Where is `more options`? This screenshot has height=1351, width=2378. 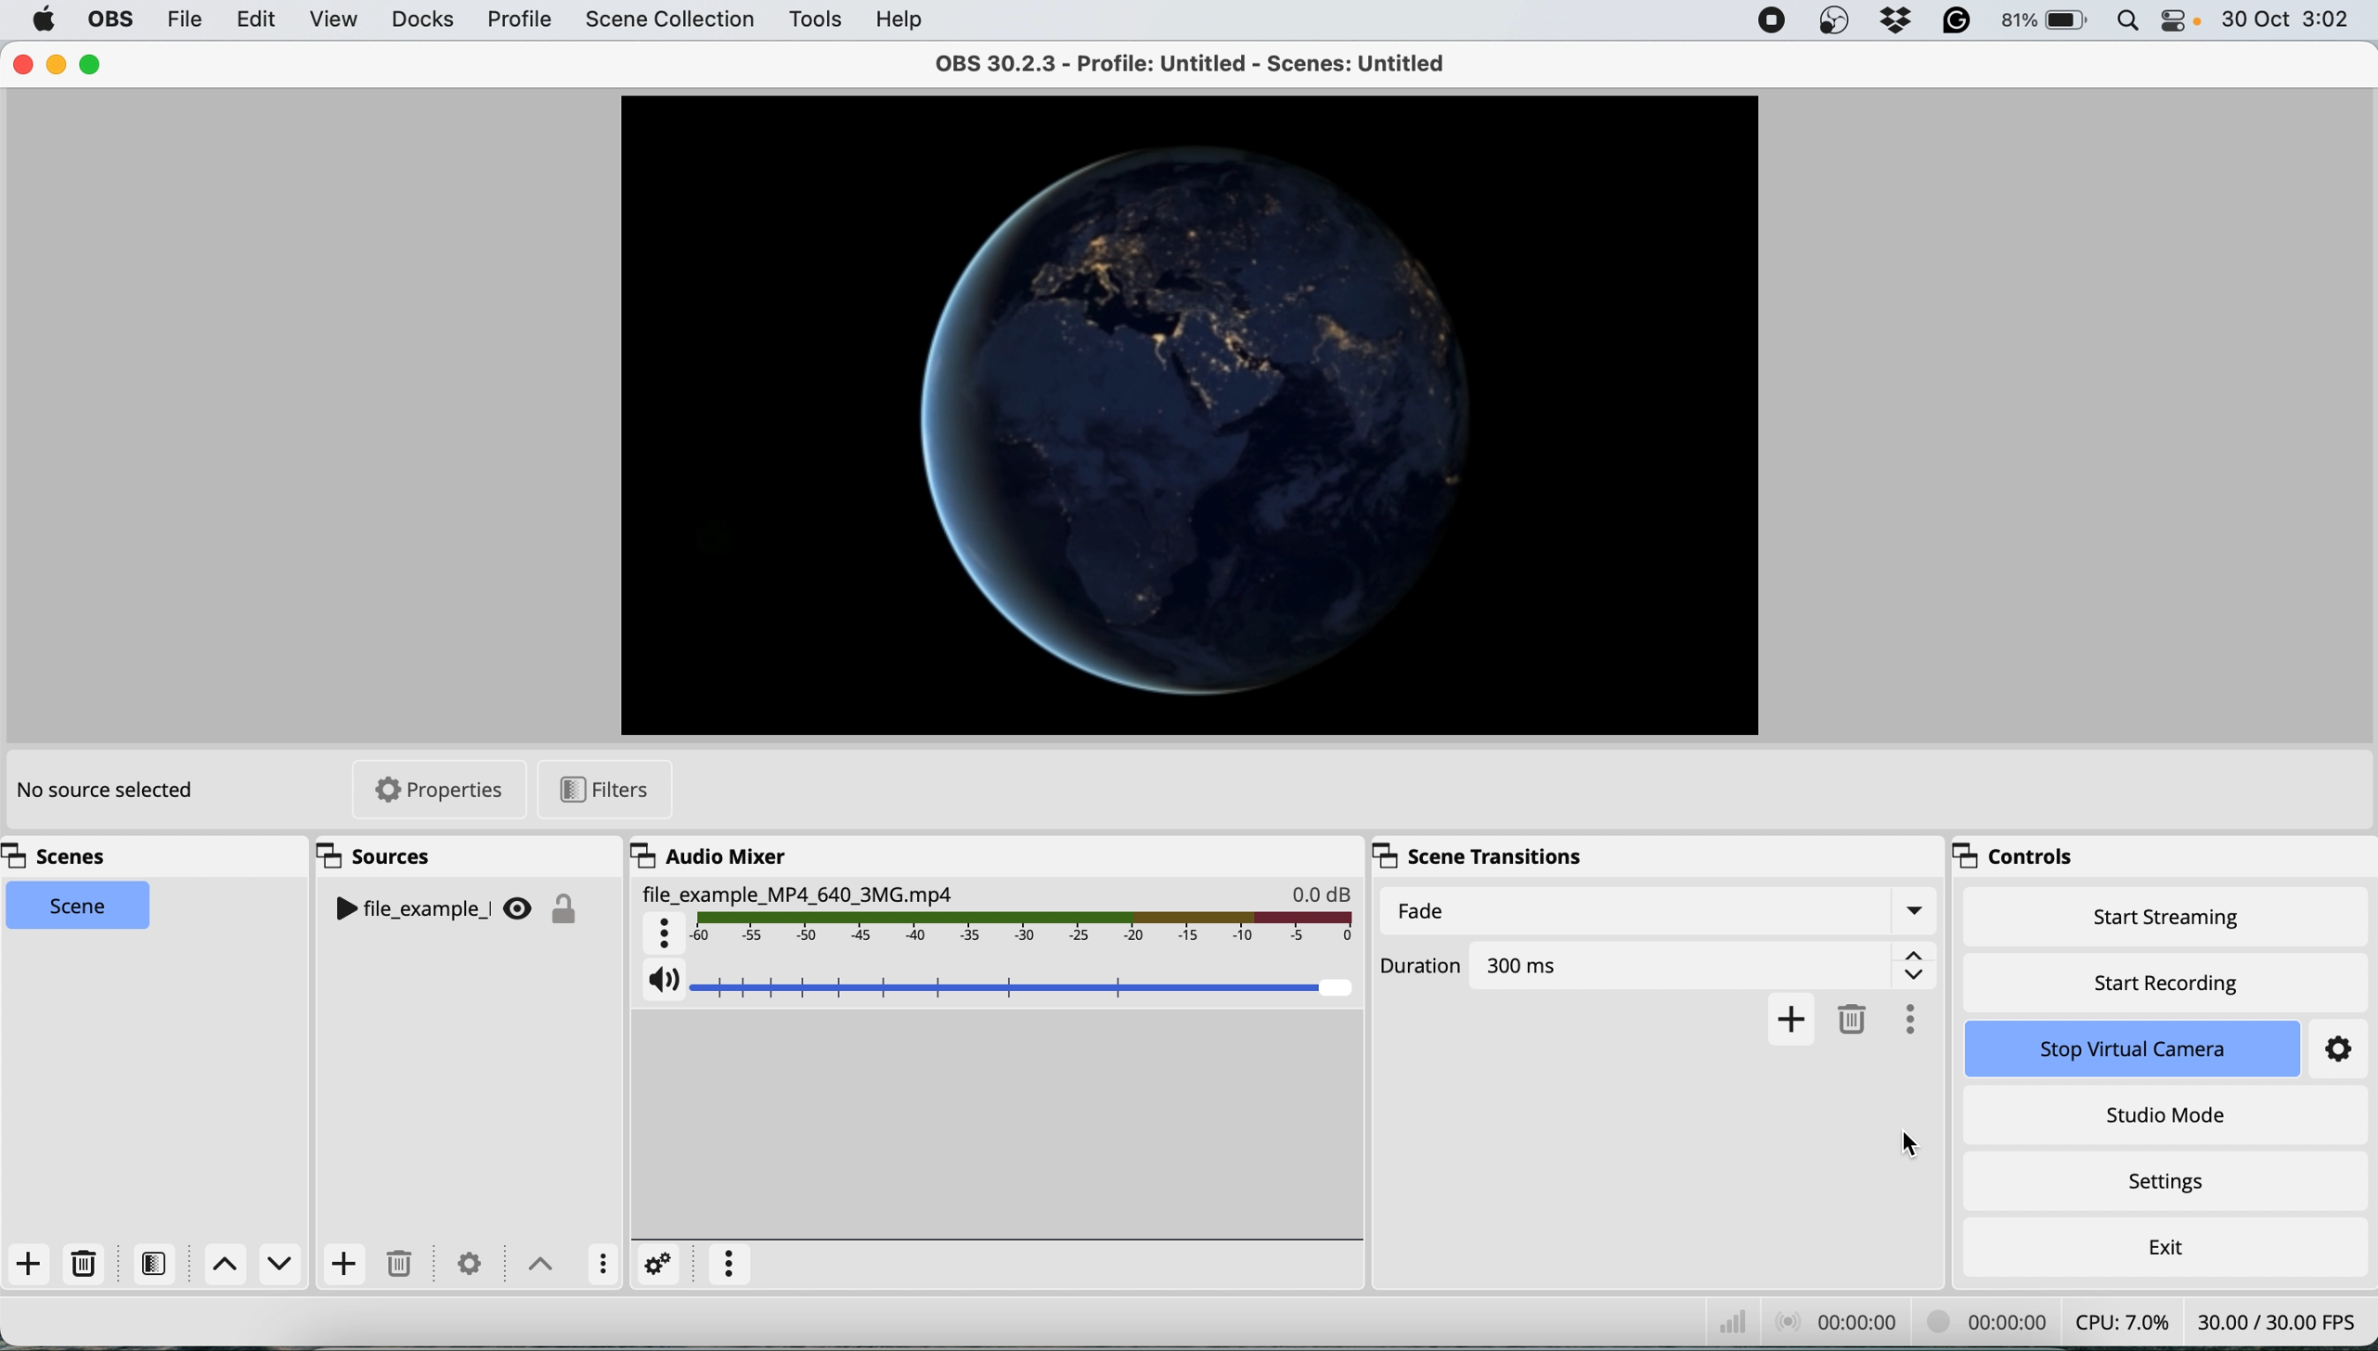
more options is located at coordinates (1909, 1021).